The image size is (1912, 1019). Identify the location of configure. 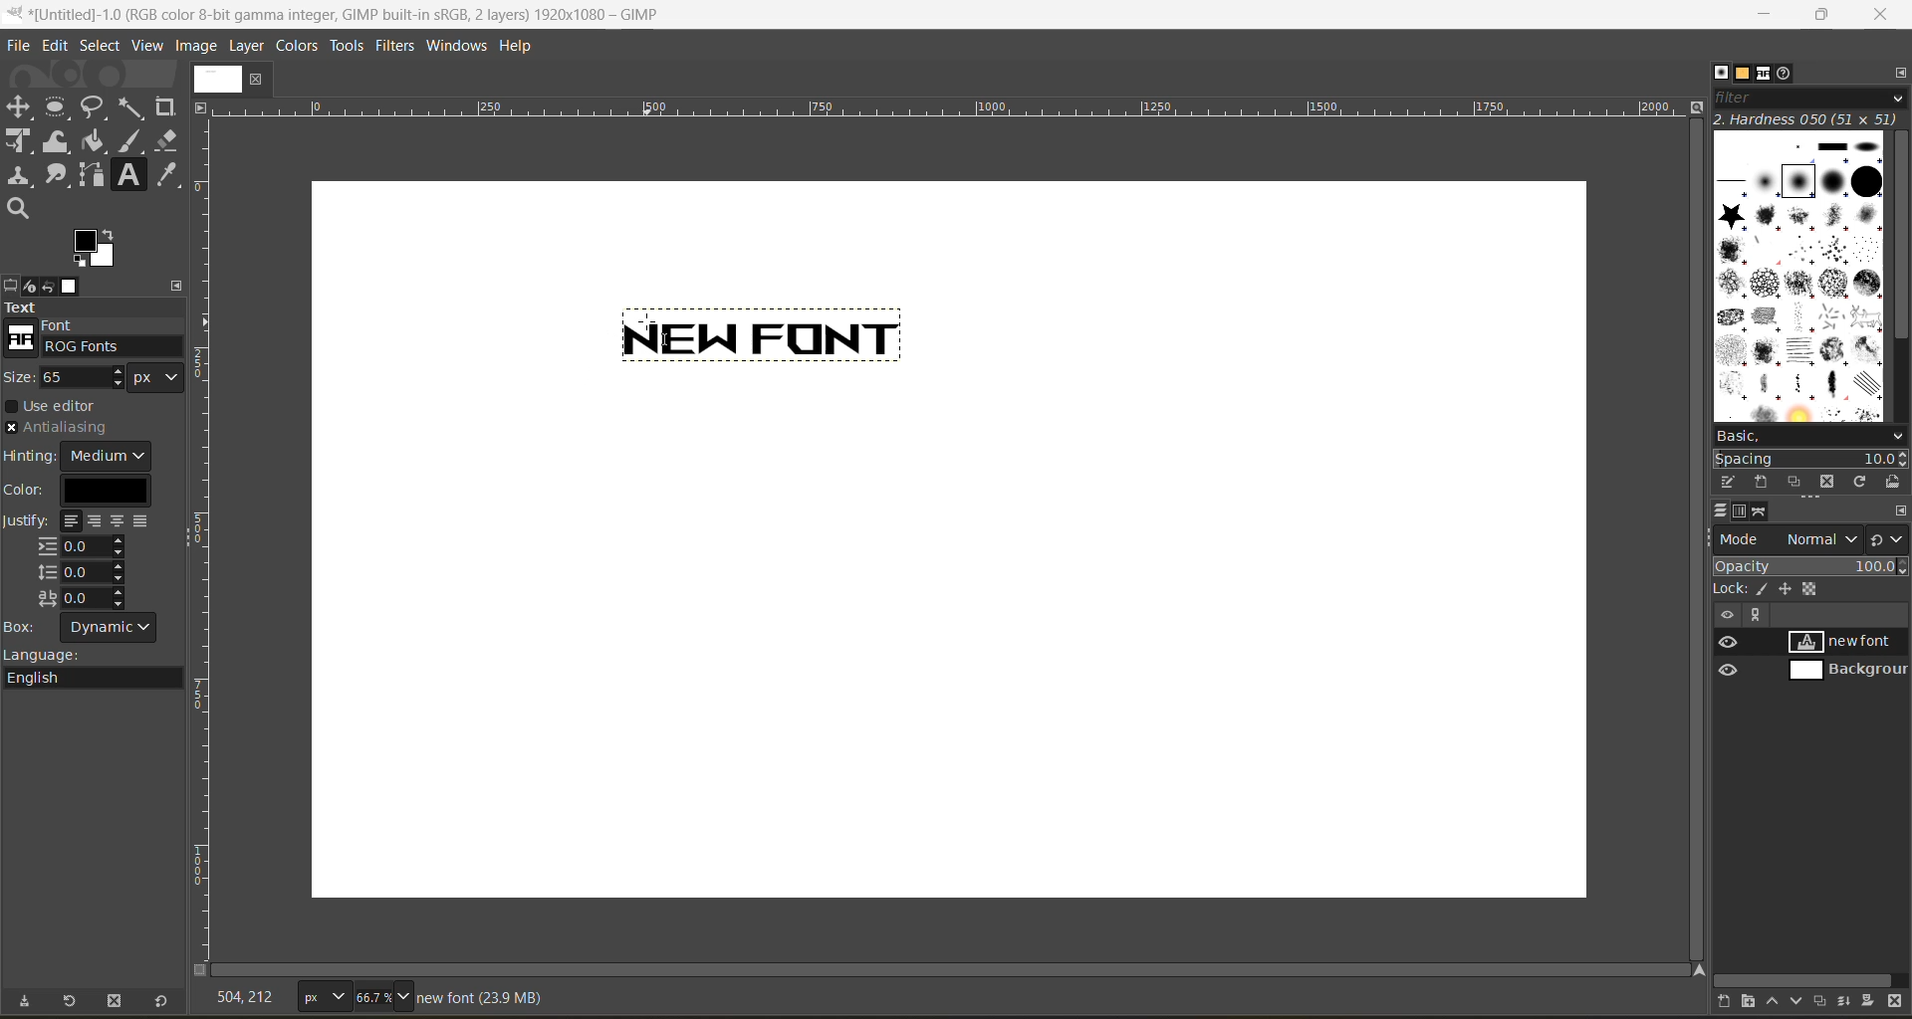
(1900, 76).